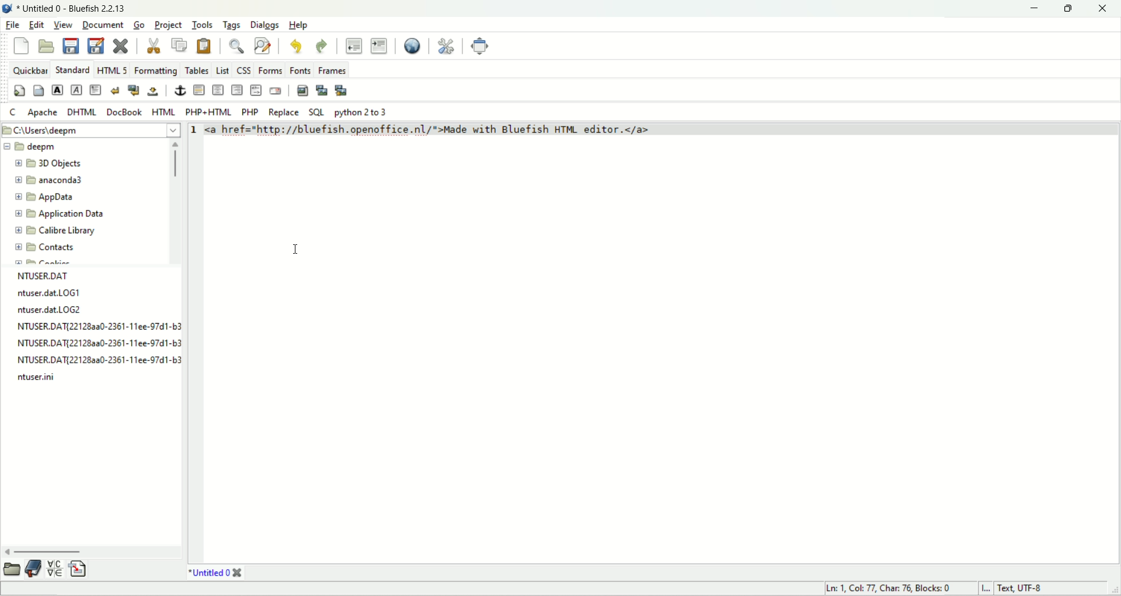 This screenshot has height=596, width=1121. What do you see at coordinates (447, 46) in the screenshot?
I see `edit references` at bounding box center [447, 46].